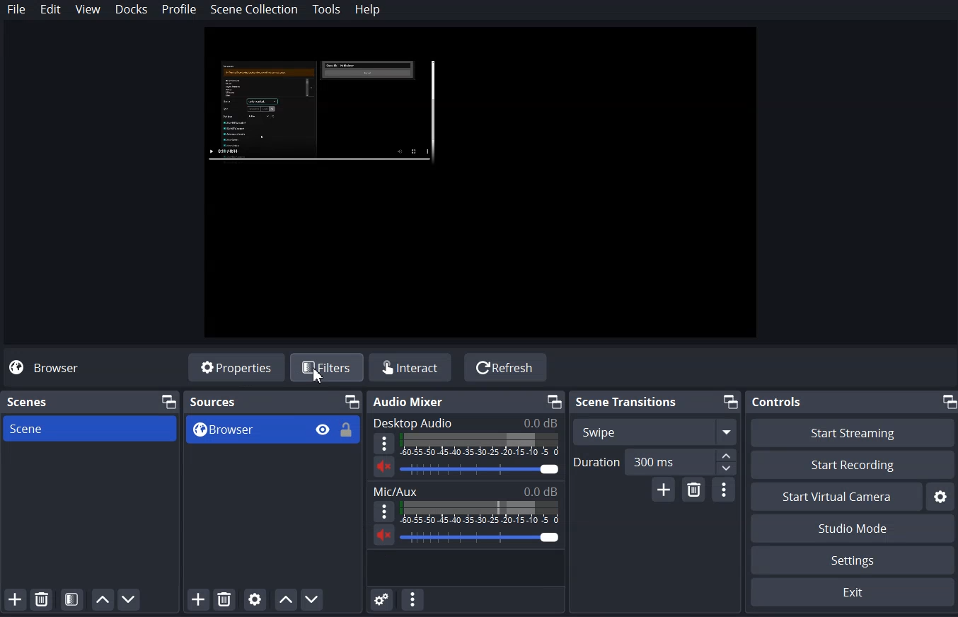 The image size is (958, 617). What do you see at coordinates (131, 9) in the screenshot?
I see `Docks` at bounding box center [131, 9].